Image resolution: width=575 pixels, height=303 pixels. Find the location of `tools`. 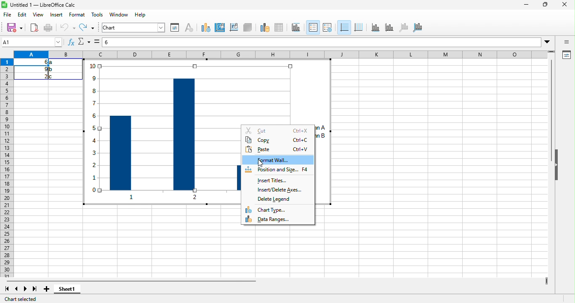

tools is located at coordinates (97, 15).